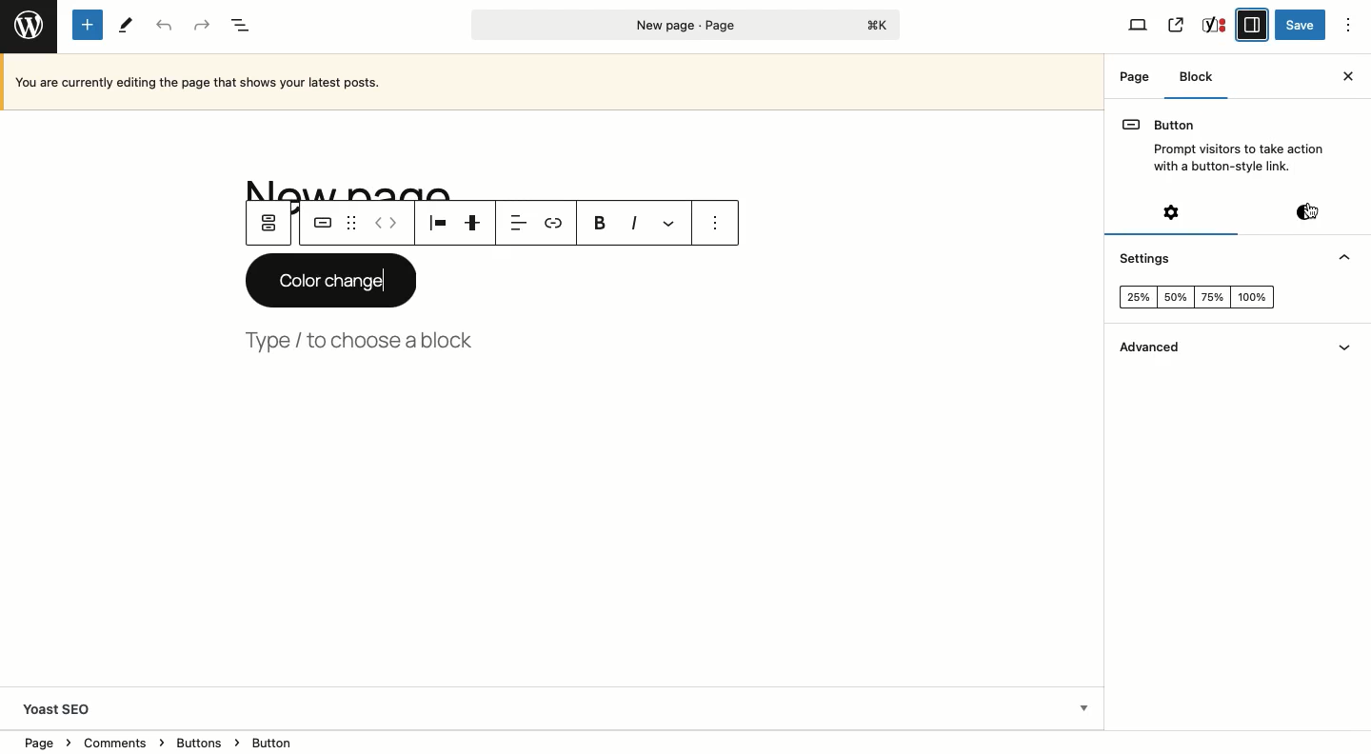 The width and height of the screenshot is (1371, 754). I want to click on Options, so click(1347, 25).